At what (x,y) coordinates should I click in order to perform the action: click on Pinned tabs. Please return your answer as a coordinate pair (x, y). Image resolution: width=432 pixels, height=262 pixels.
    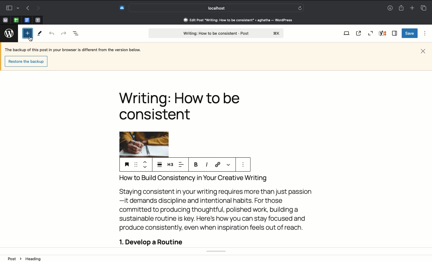
    Looking at the image, I should click on (6, 20).